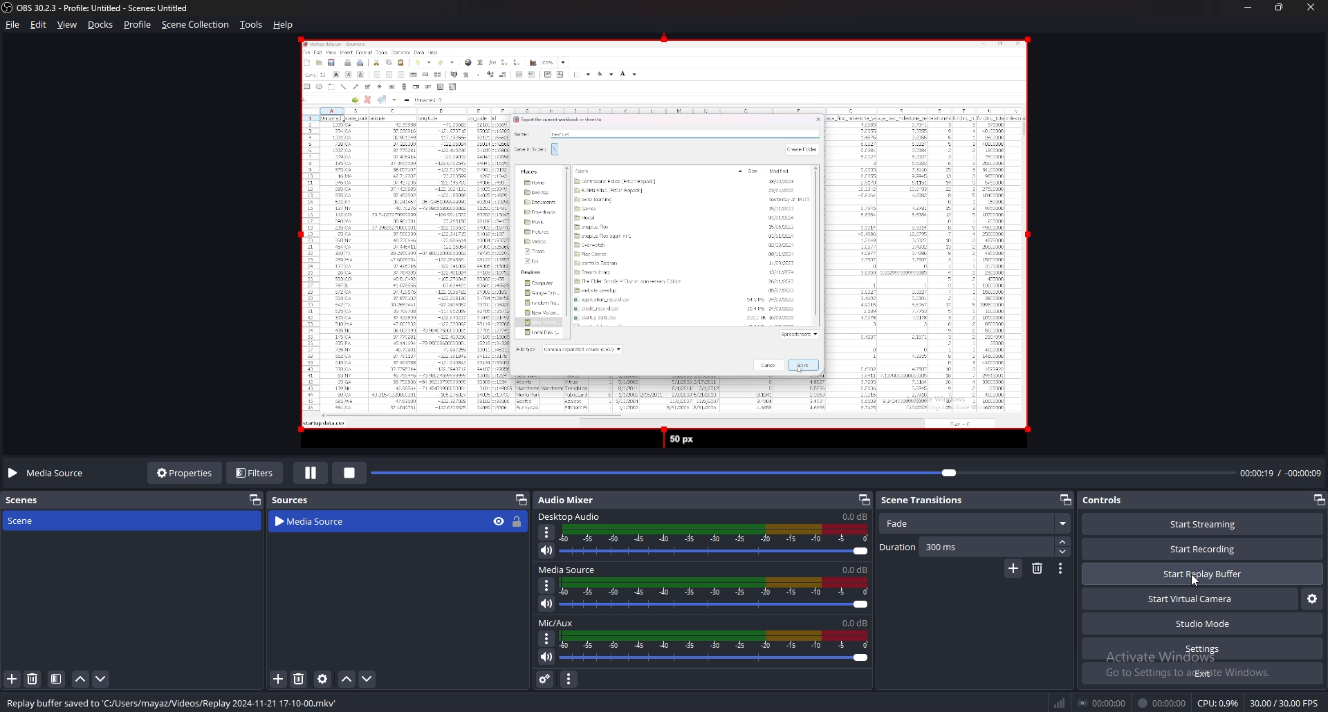 This screenshot has width=1328, height=712. I want to click on add scene, so click(12, 680).